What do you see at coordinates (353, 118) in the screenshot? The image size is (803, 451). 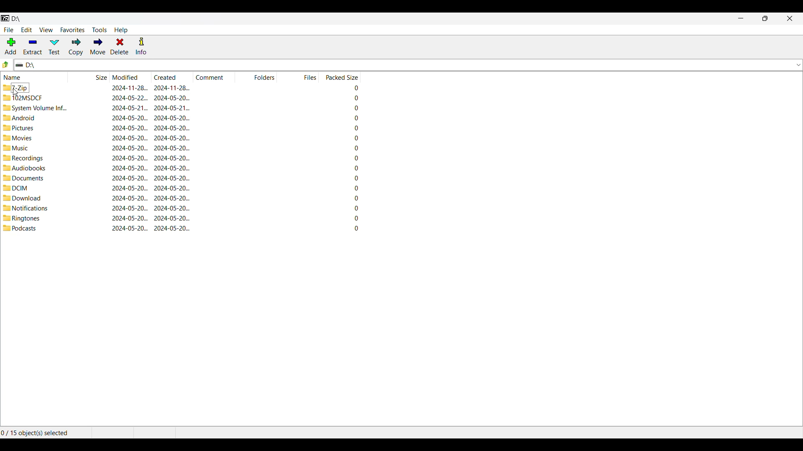 I see `packed size` at bounding box center [353, 118].